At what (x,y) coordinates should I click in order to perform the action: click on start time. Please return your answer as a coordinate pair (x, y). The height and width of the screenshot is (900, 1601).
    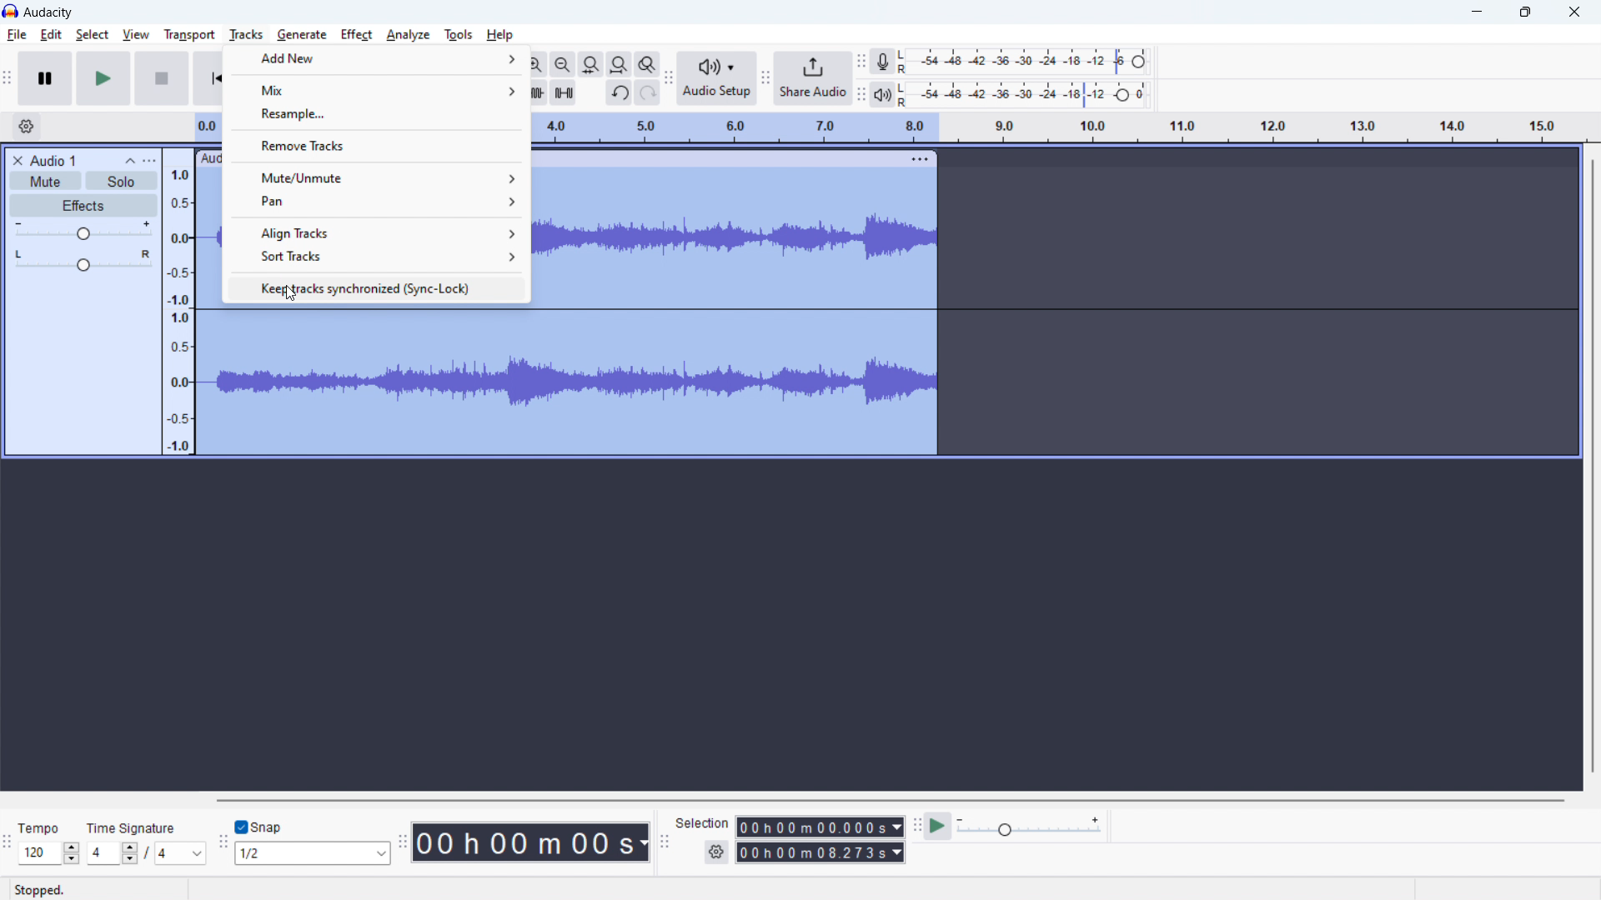
    Looking at the image, I should click on (820, 827).